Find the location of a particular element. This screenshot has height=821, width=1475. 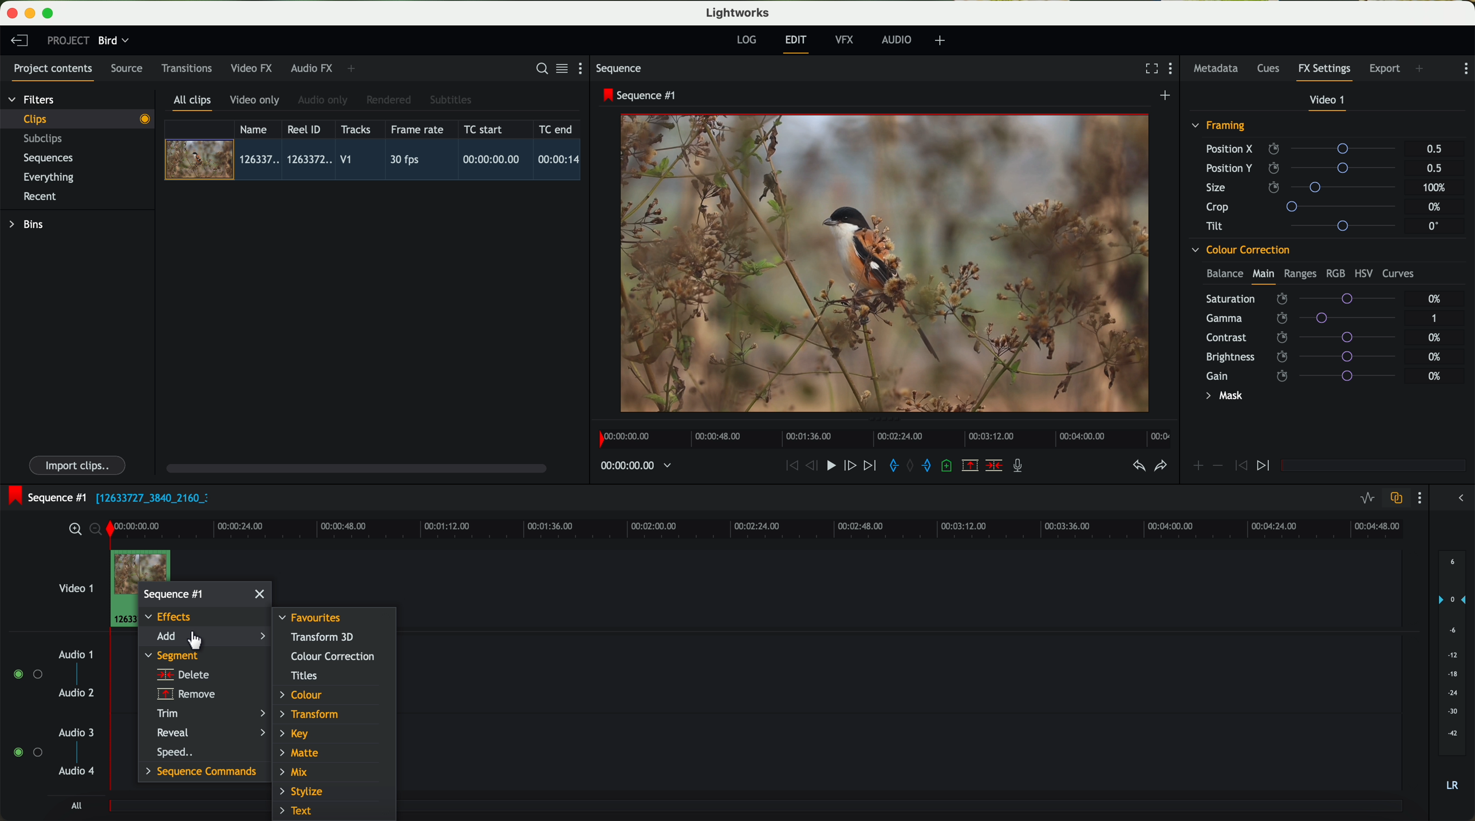

bird is located at coordinates (113, 41).